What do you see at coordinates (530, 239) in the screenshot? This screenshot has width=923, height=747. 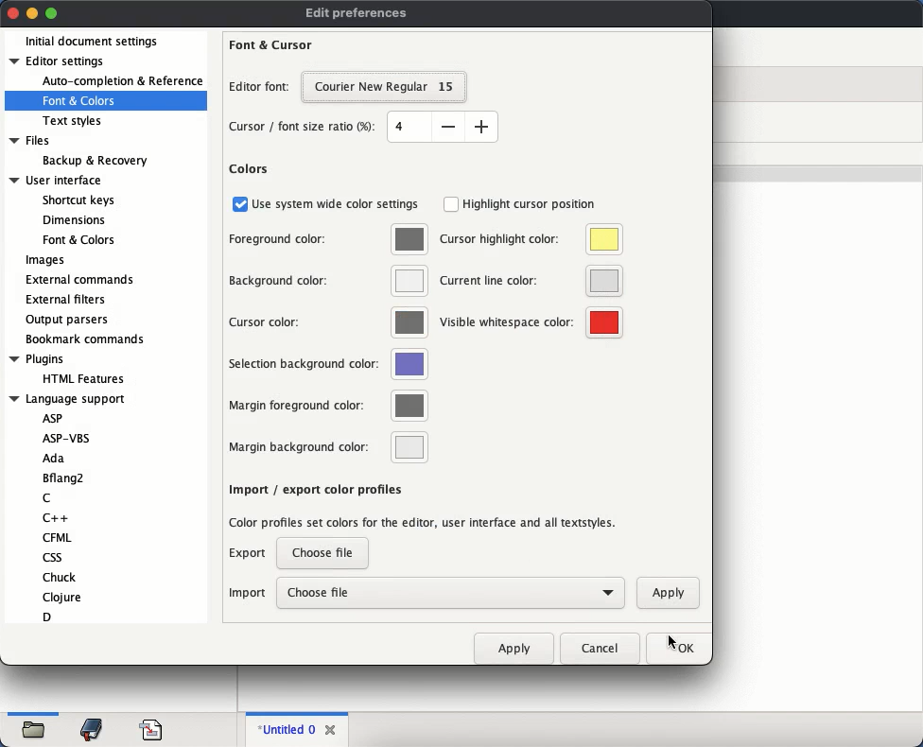 I see `cursor highlight color` at bounding box center [530, 239].